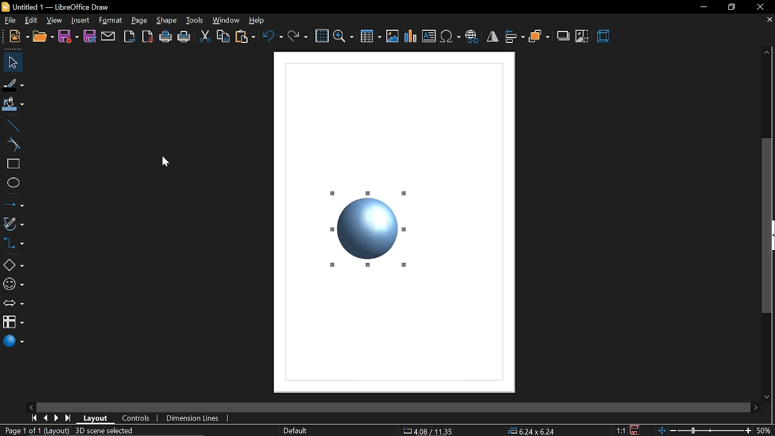 The image size is (775, 436). Describe the element at coordinates (205, 35) in the screenshot. I see `cut` at that location.